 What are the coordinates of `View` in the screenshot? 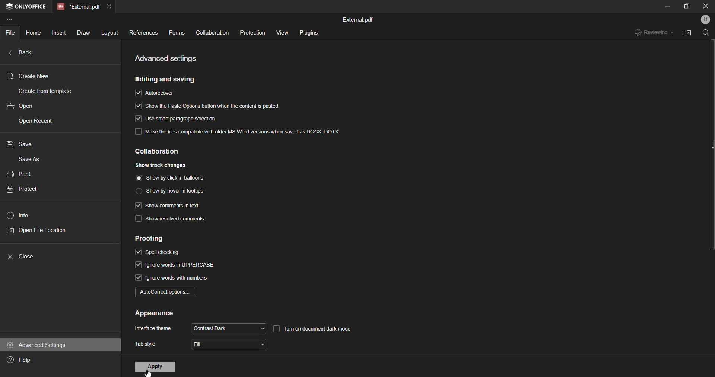 It's located at (281, 32).